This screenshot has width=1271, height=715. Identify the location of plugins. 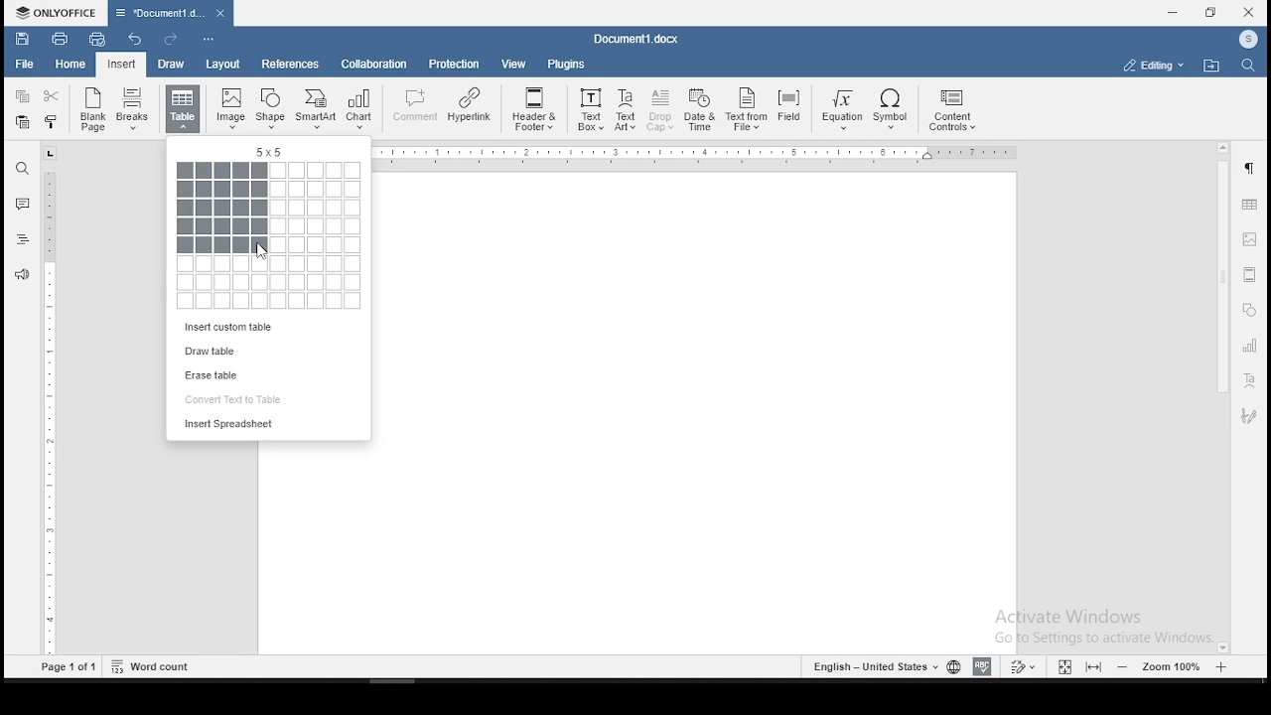
(567, 64).